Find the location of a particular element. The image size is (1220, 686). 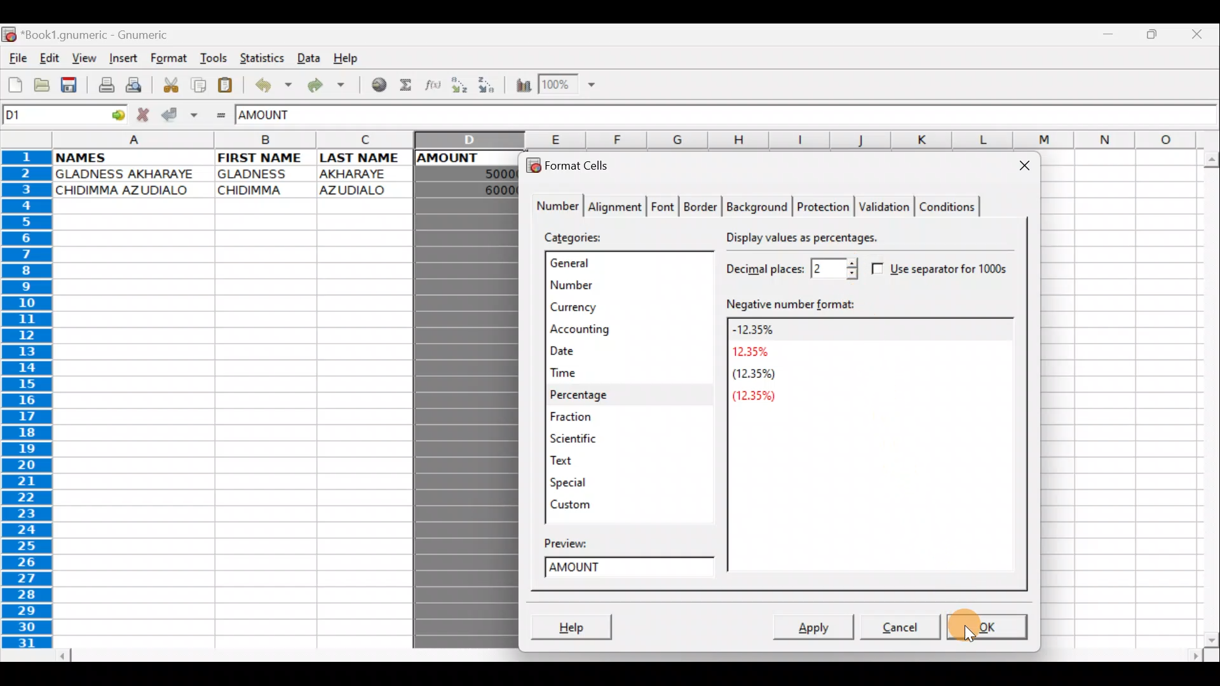

Redo undone action is located at coordinates (323, 86).